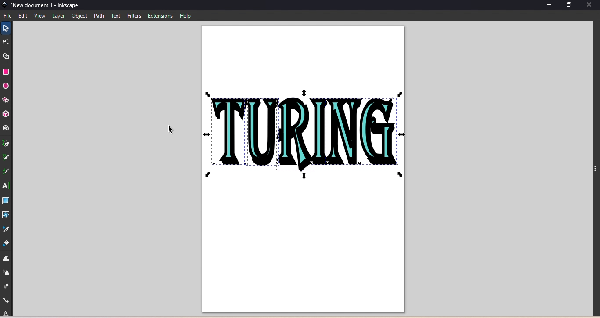 This screenshot has width=600, height=318. What do you see at coordinates (8, 15) in the screenshot?
I see `File` at bounding box center [8, 15].